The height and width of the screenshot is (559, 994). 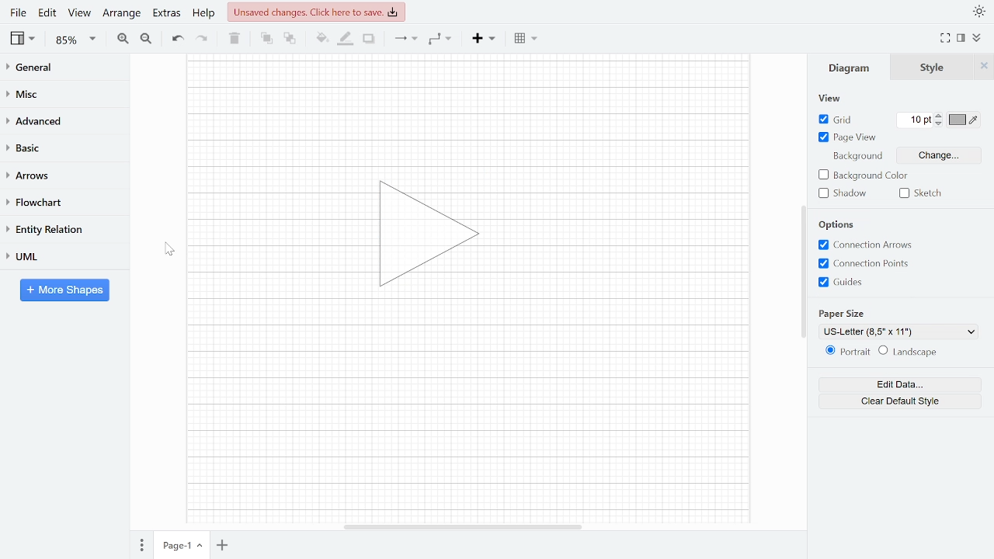 I want to click on 10pts, so click(x=918, y=120).